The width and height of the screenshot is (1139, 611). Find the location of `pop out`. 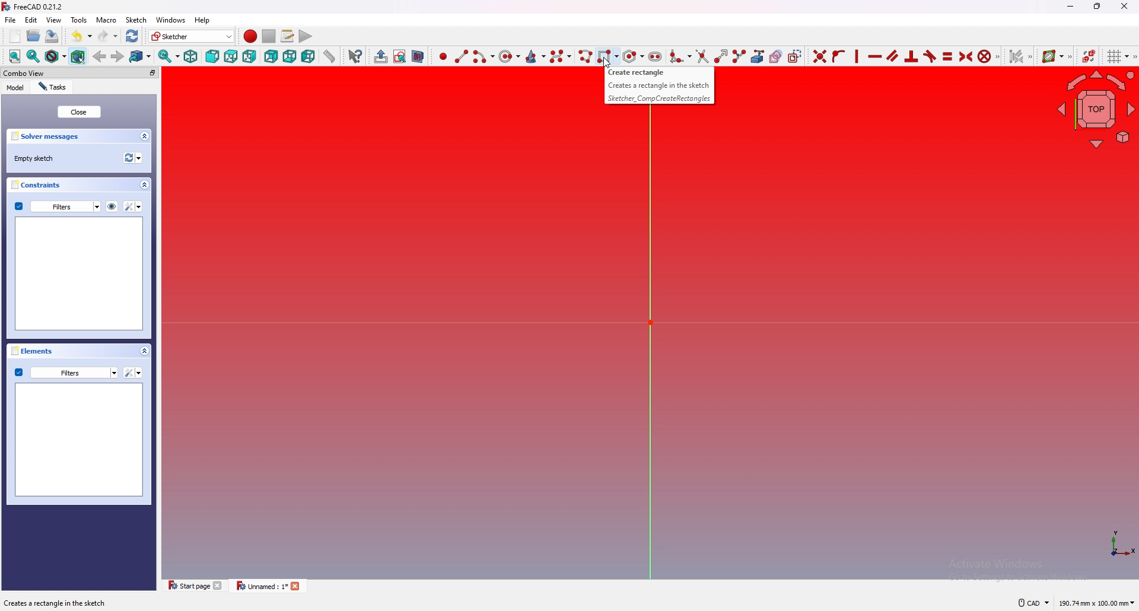

pop out is located at coordinates (152, 73).